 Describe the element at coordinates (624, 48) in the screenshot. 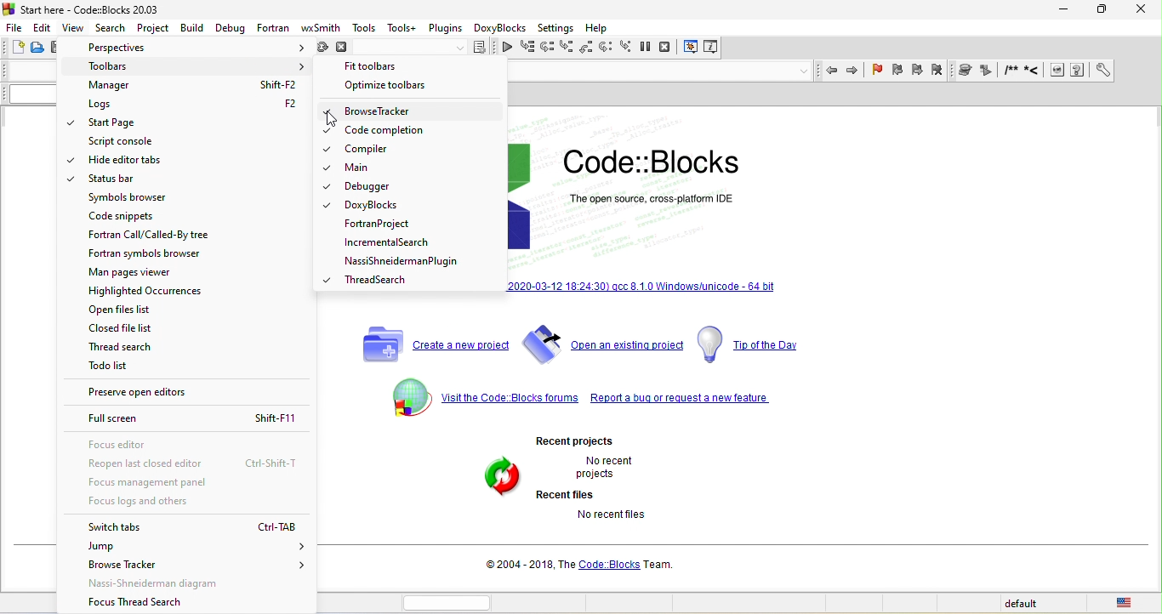

I see `step into instruction` at that location.